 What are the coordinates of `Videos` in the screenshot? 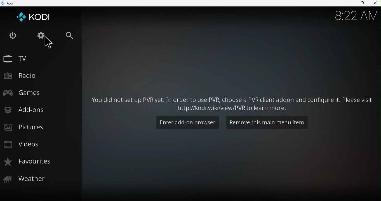 It's located at (39, 144).